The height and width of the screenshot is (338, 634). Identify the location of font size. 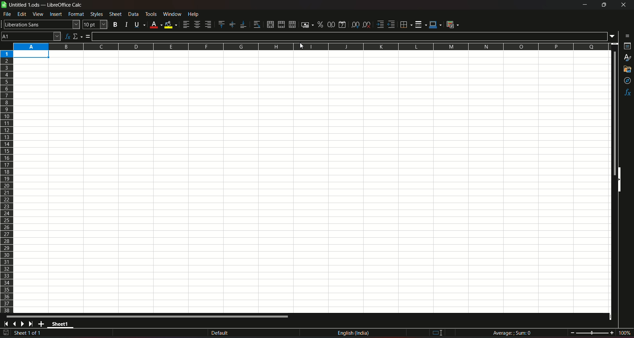
(95, 25).